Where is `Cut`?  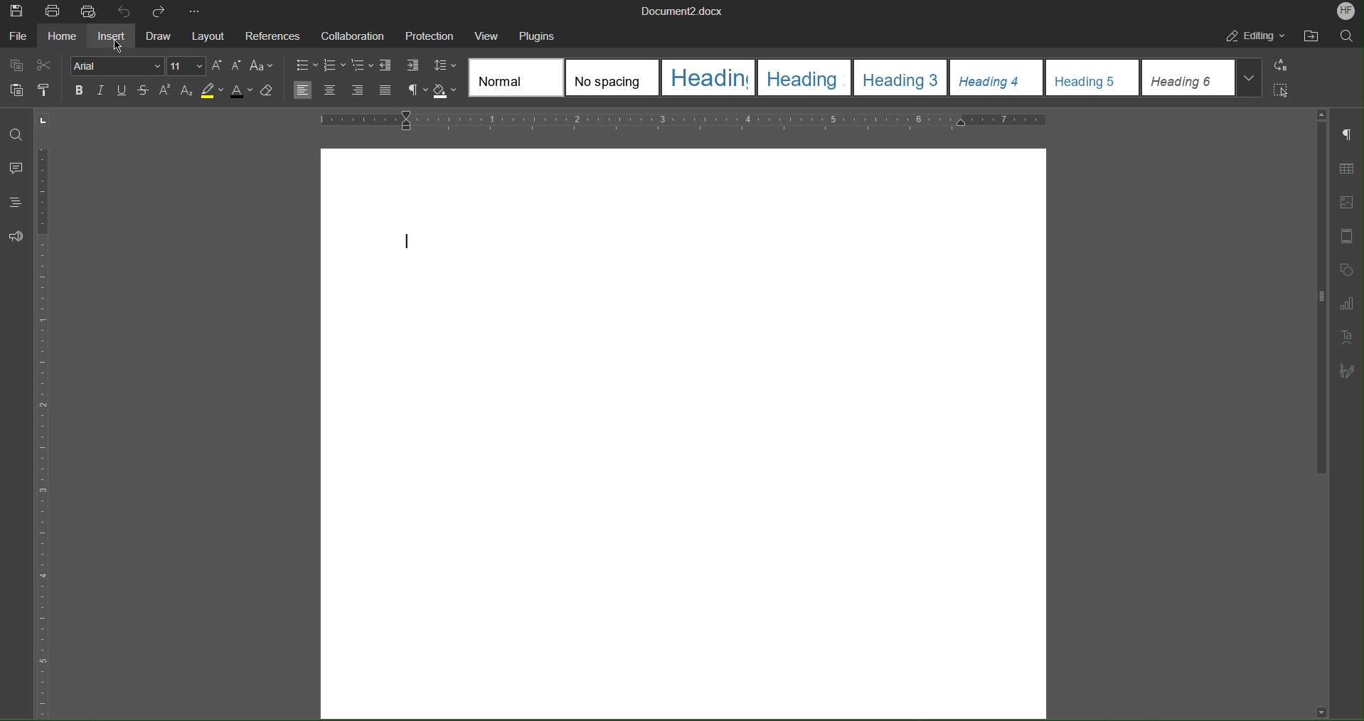
Cut is located at coordinates (46, 62).